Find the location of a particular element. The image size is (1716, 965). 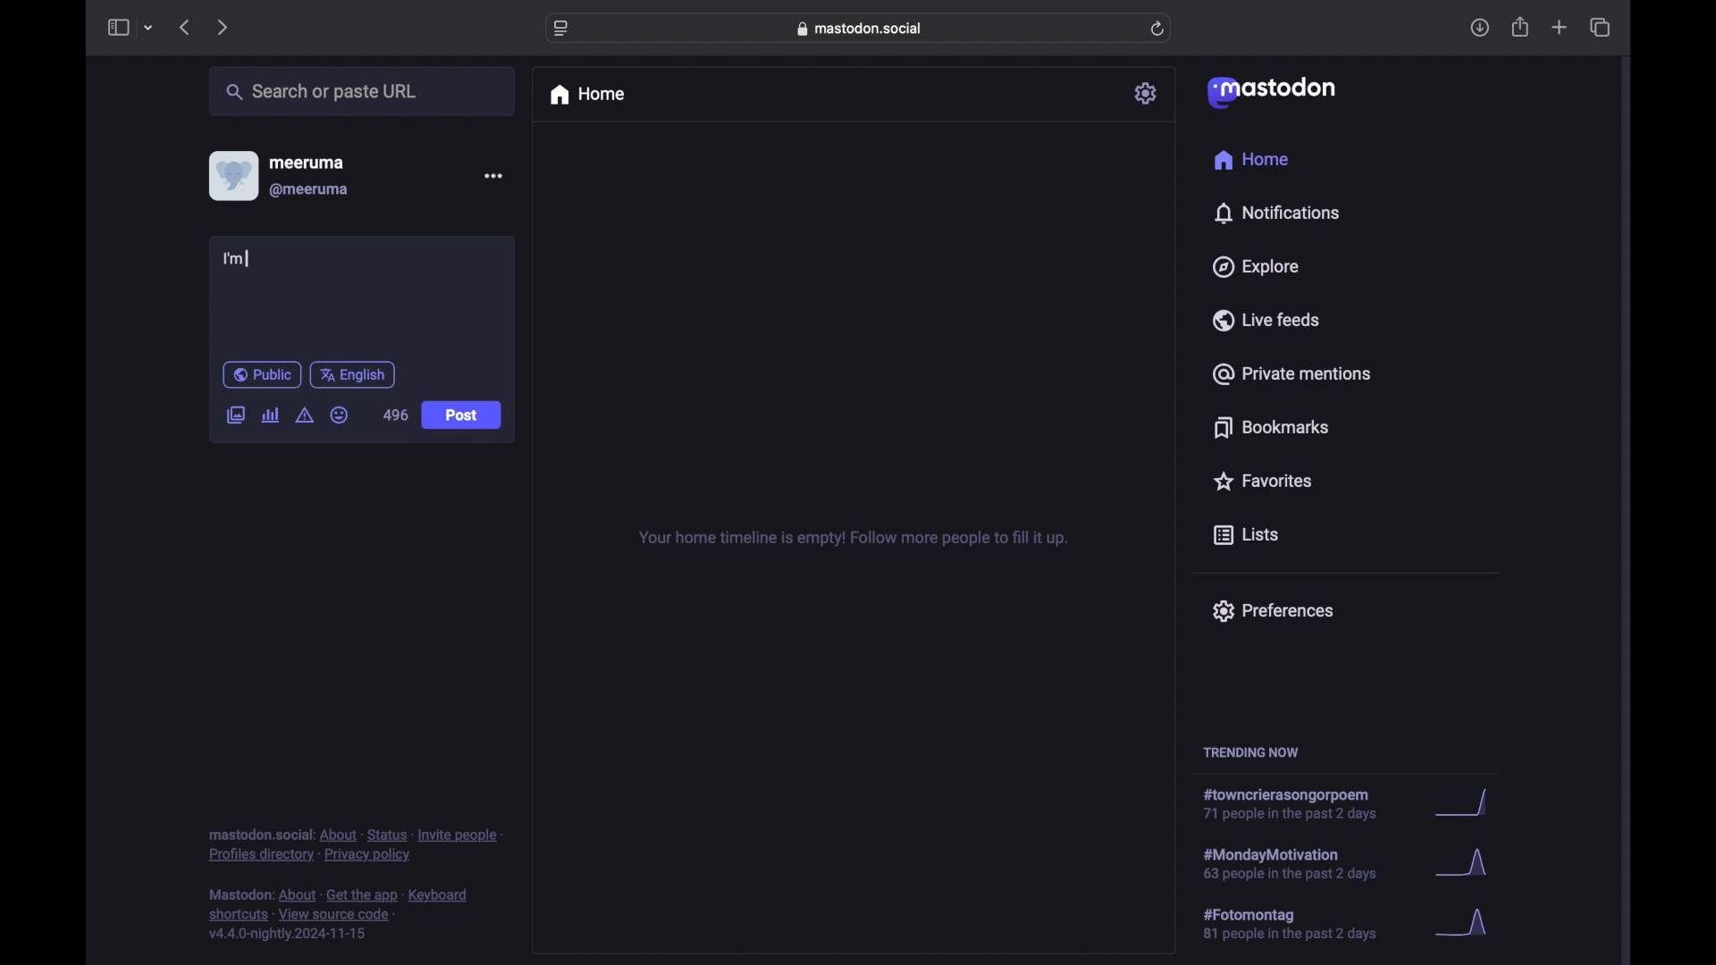

private mentions is located at coordinates (1291, 373).